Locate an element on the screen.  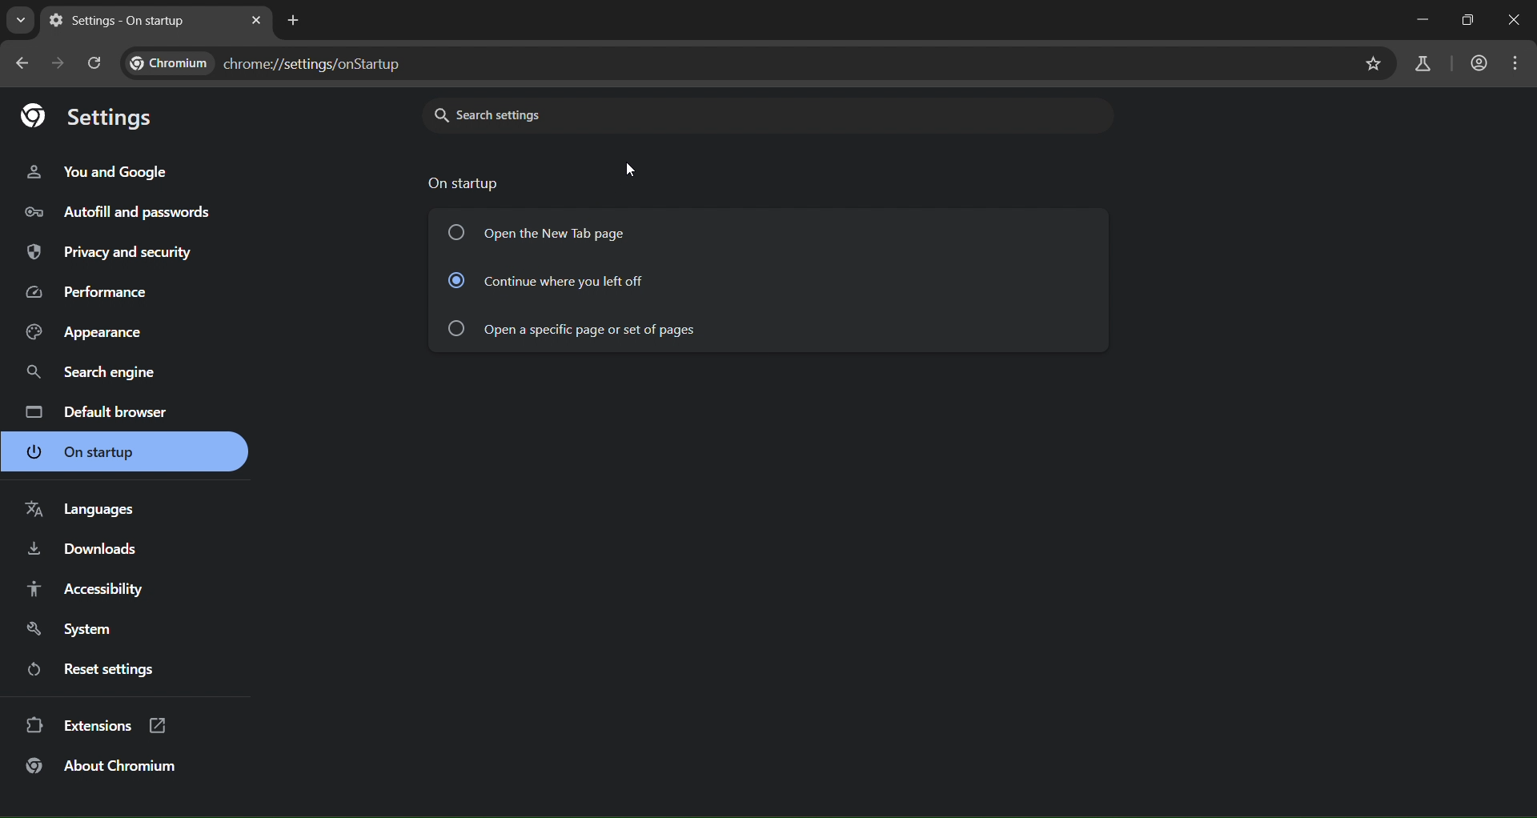
account is located at coordinates (1478, 62).